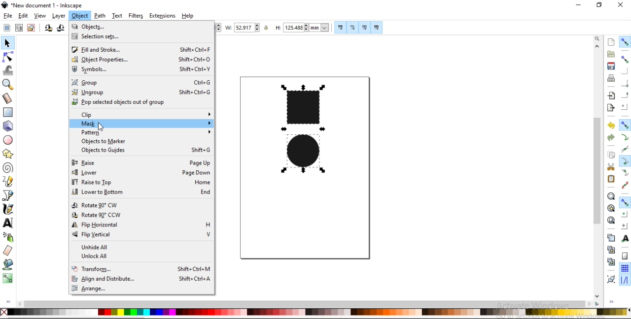 This screenshot has height=319, width=631. Describe the element at coordinates (599, 5) in the screenshot. I see `restore down` at that location.